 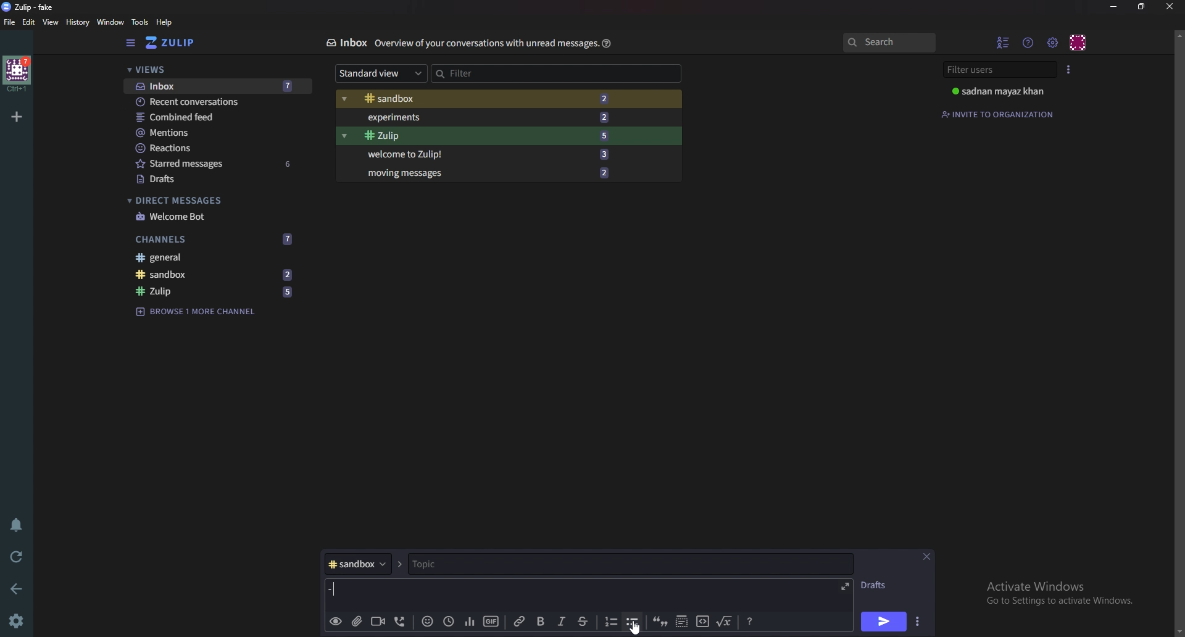 What do you see at coordinates (752, 620) in the screenshot?
I see `Message formatting` at bounding box center [752, 620].